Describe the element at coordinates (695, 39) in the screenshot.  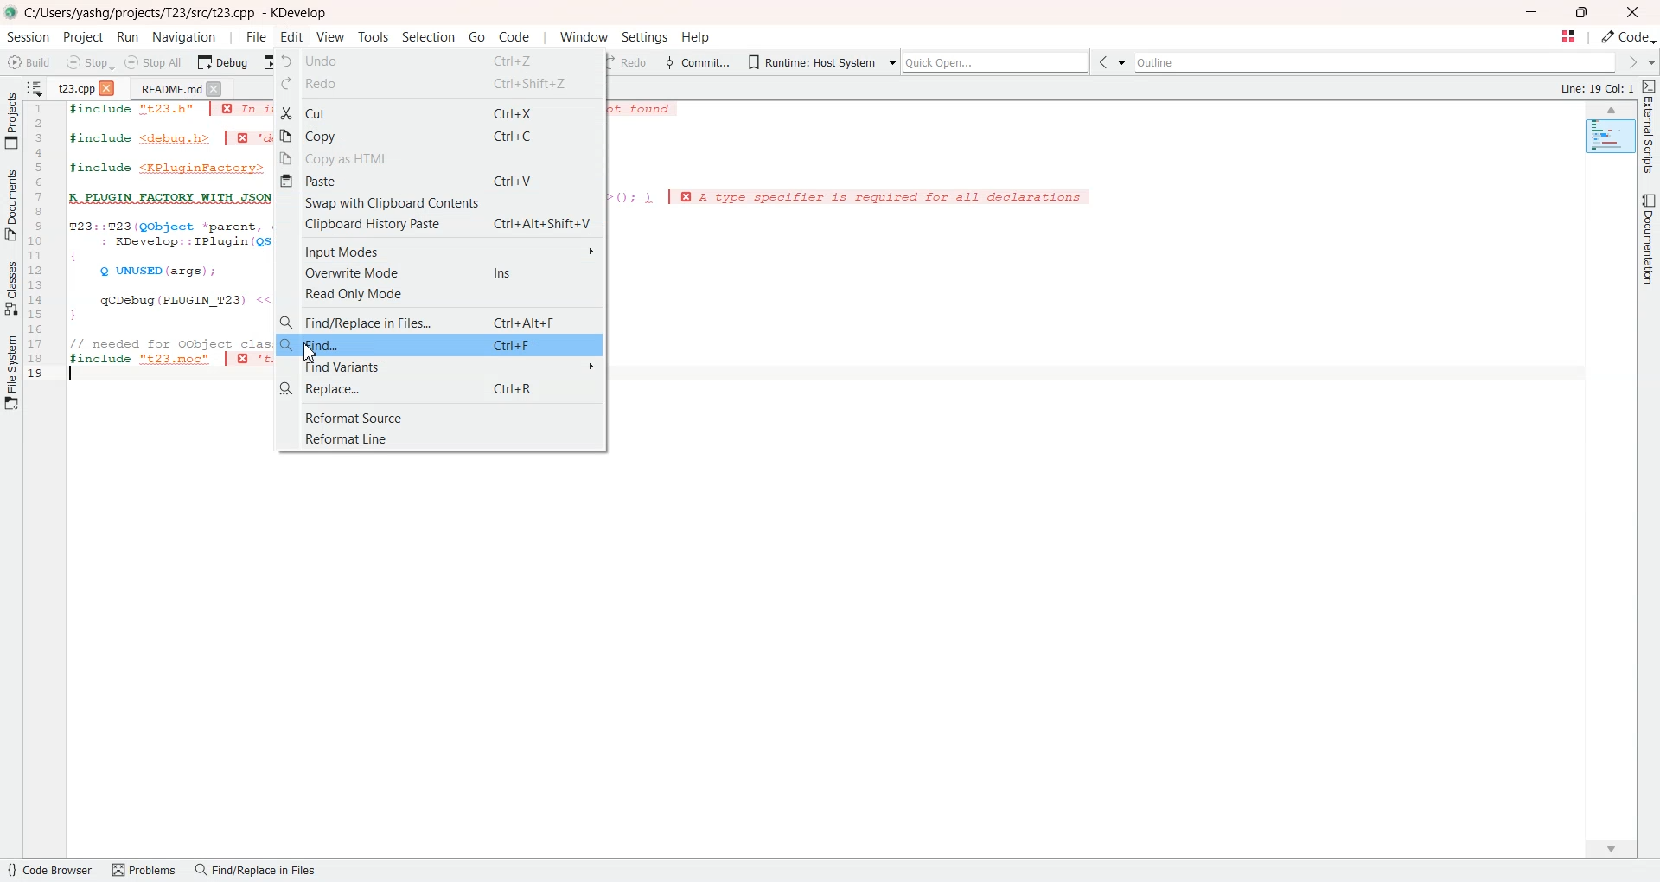
I see `help` at that location.